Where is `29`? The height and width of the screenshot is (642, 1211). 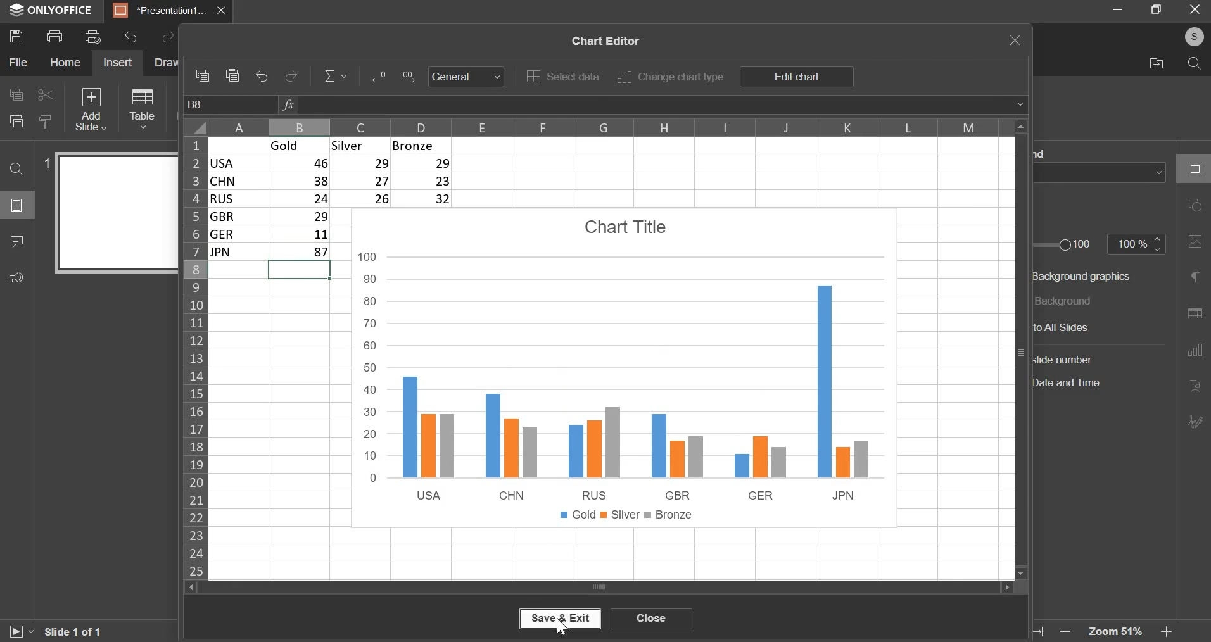
29 is located at coordinates (424, 163).